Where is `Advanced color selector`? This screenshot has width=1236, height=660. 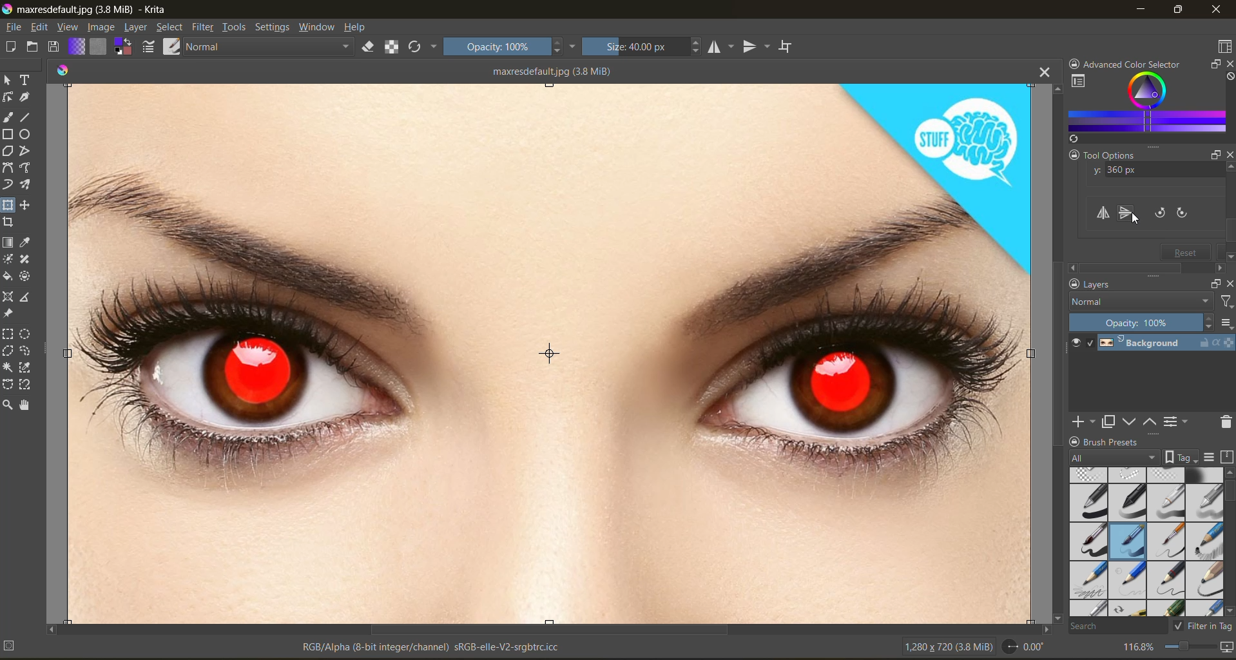 Advanced color selector is located at coordinates (1139, 62).